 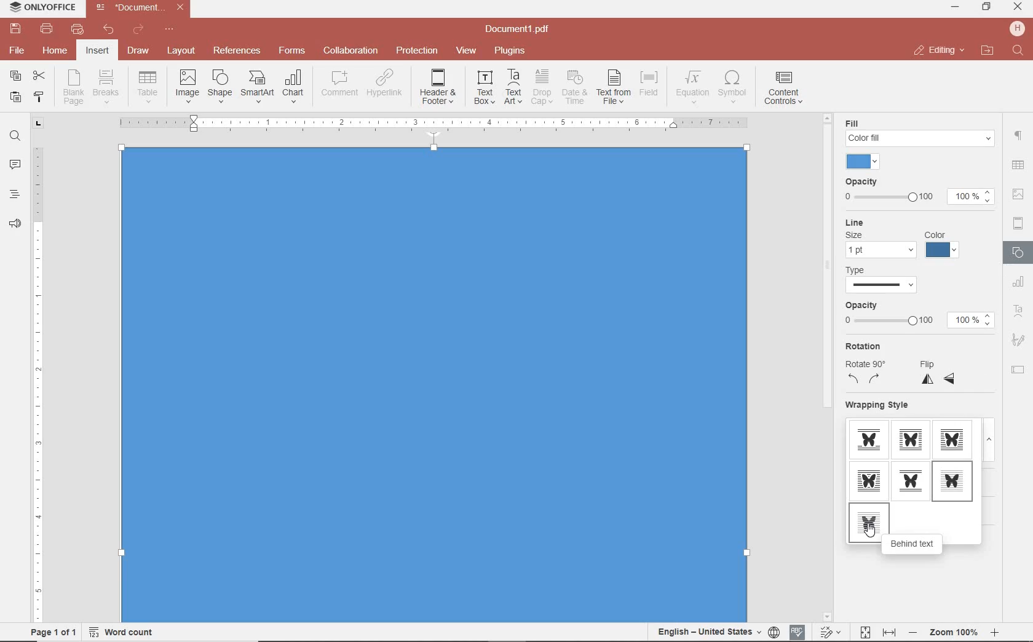 What do you see at coordinates (143, 7) in the screenshot?
I see `file name` at bounding box center [143, 7].